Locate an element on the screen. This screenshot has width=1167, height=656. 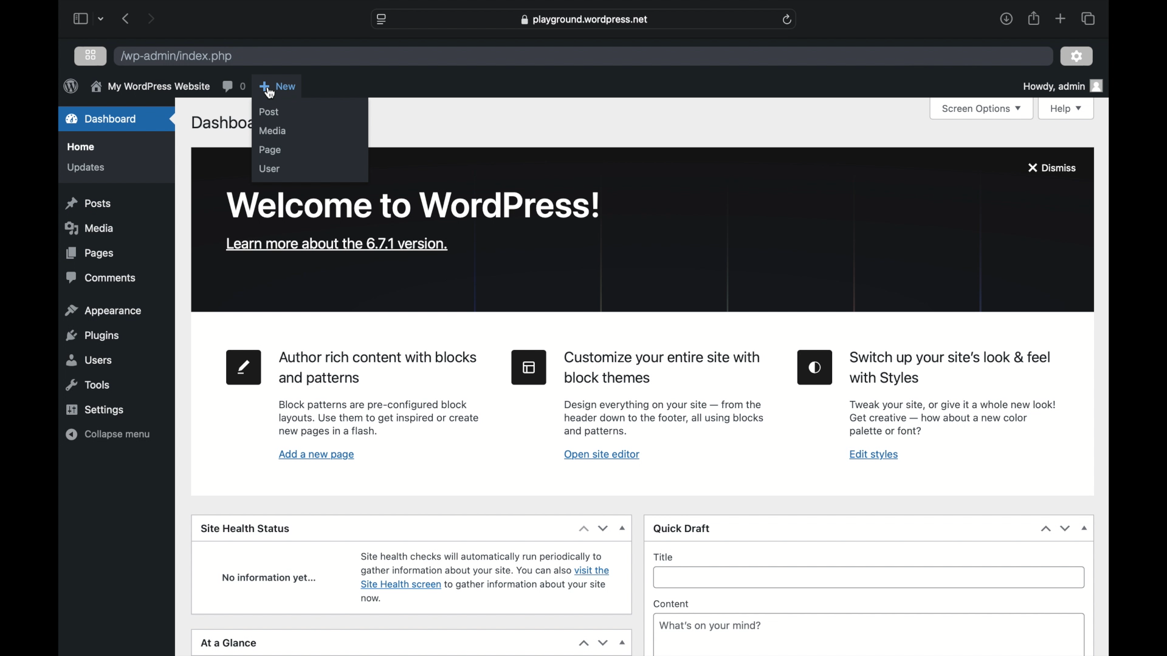
grid is located at coordinates (92, 55).